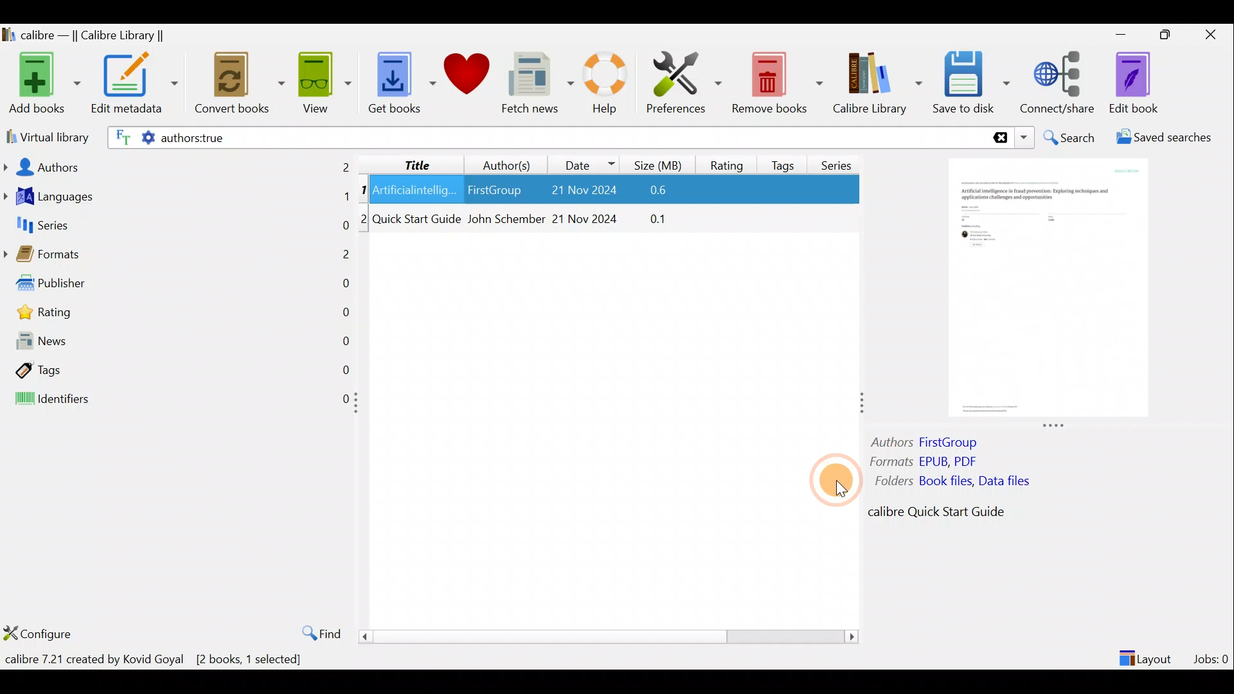 Image resolution: width=1234 pixels, height=694 pixels. What do you see at coordinates (538, 86) in the screenshot?
I see `Fetch news` at bounding box center [538, 86].